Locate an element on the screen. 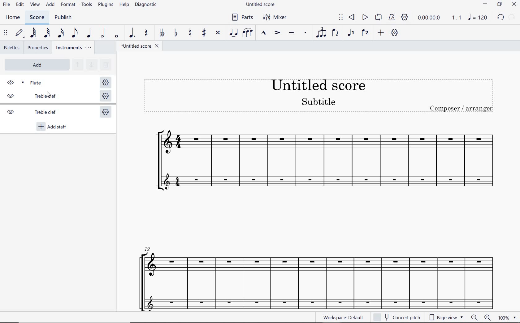  FLIP DIRECTION is located at coordinates (336, 34).